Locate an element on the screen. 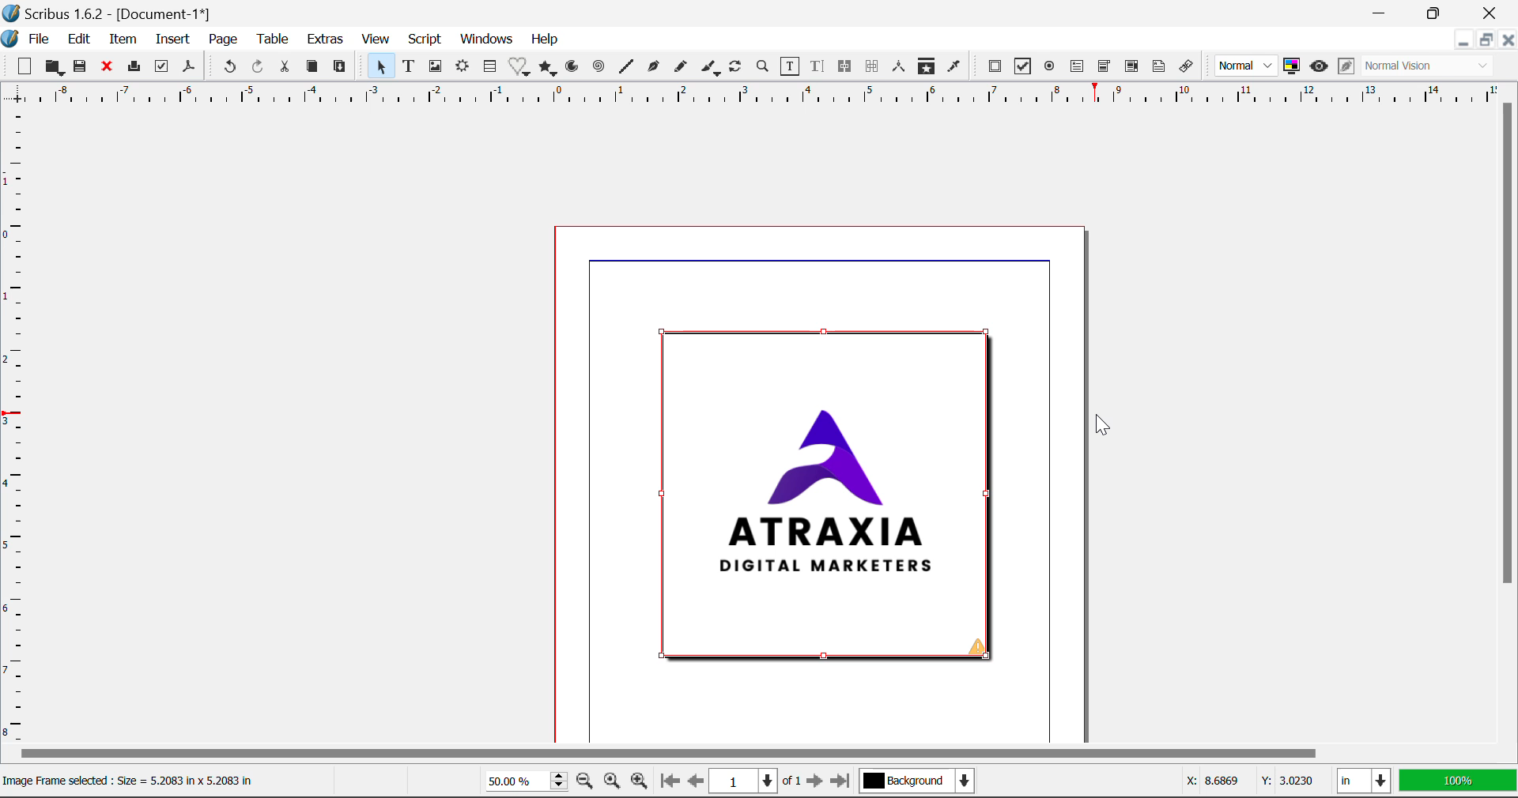  100% is located at coordinates (1459, 781).